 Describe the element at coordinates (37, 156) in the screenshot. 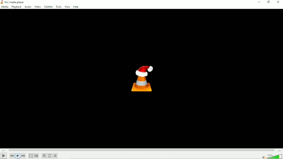

I see `Show extended settings` at that location.